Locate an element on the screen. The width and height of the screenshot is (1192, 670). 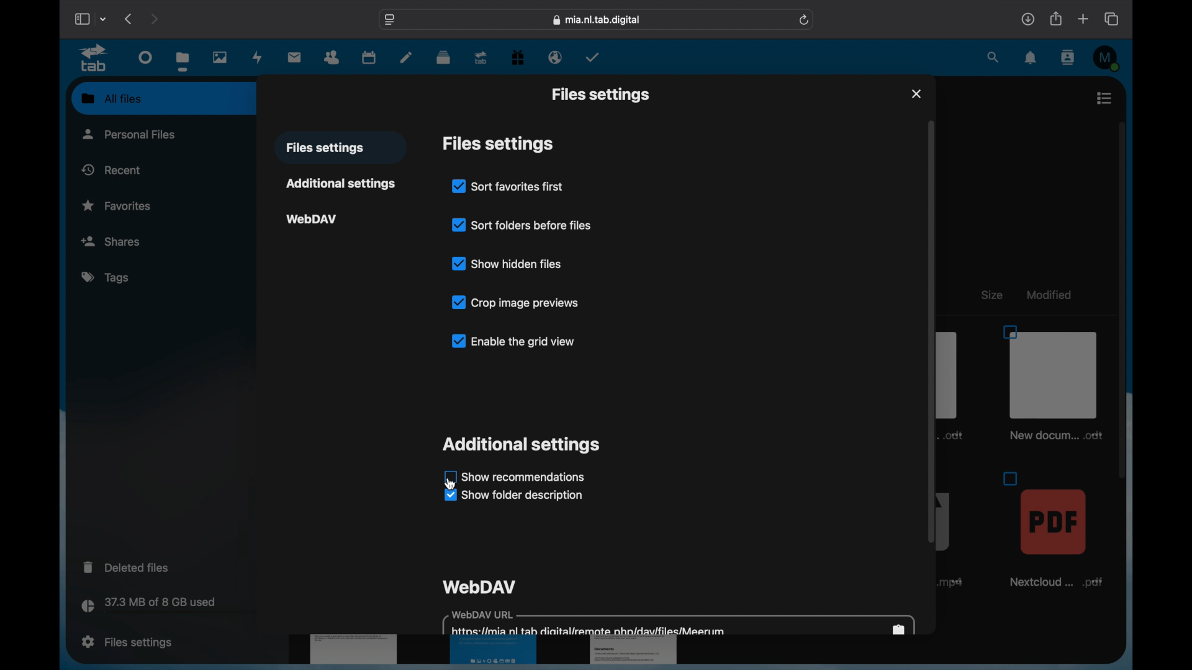
crop image previews is located at coordinates (515, 302).